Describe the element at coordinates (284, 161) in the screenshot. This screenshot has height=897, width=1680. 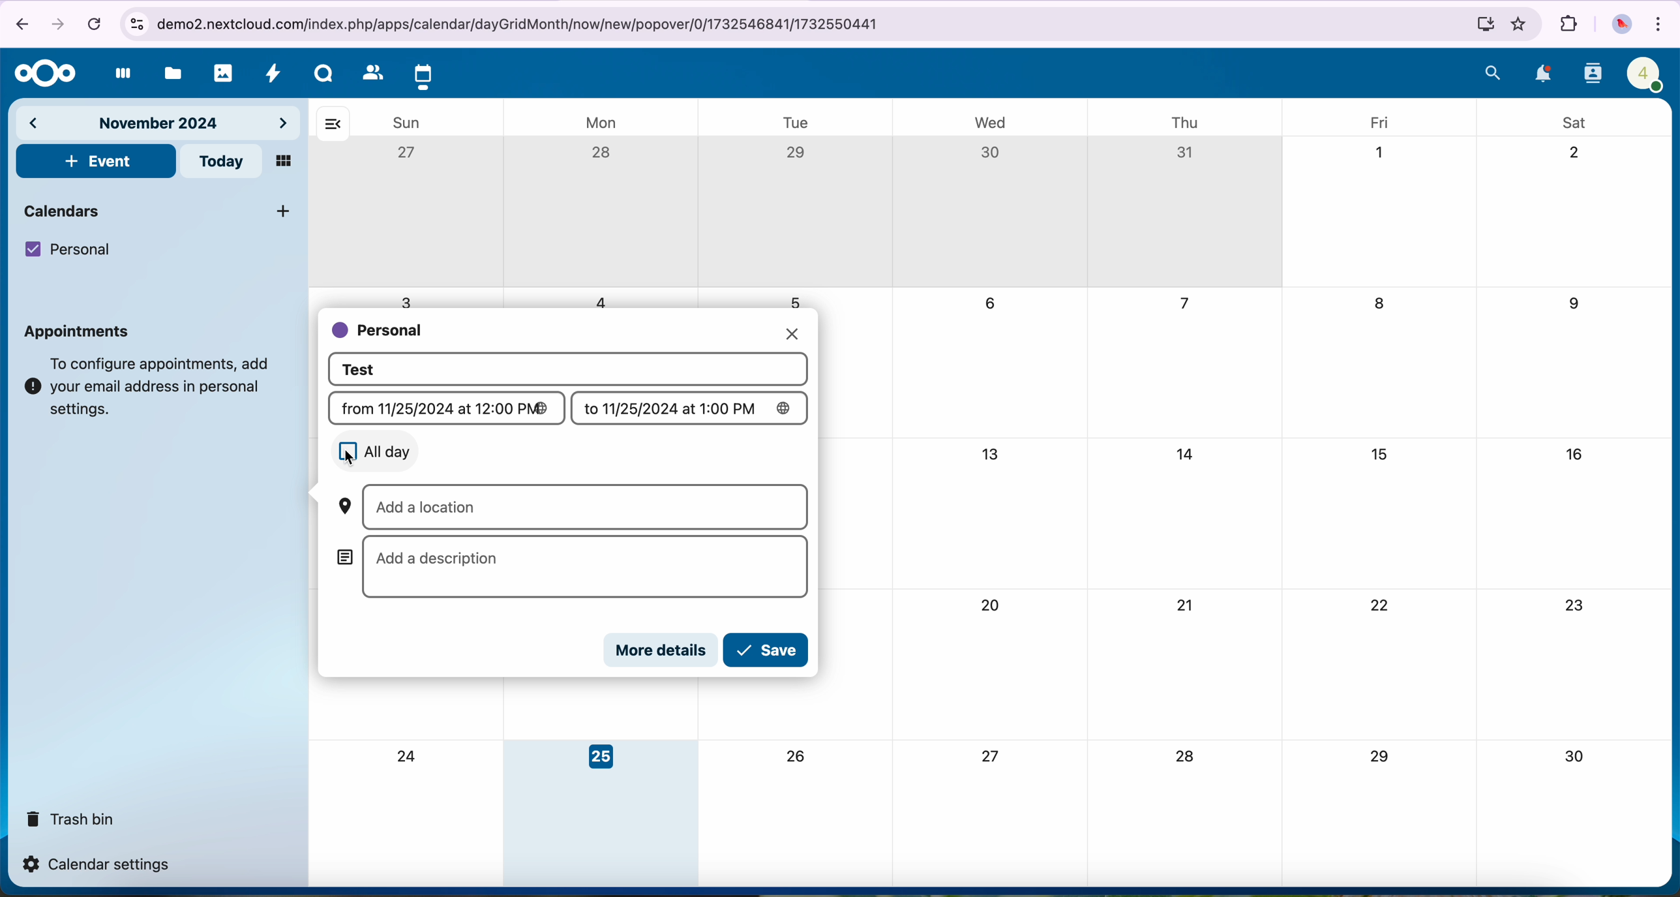
I see `mosaic view` at that location.